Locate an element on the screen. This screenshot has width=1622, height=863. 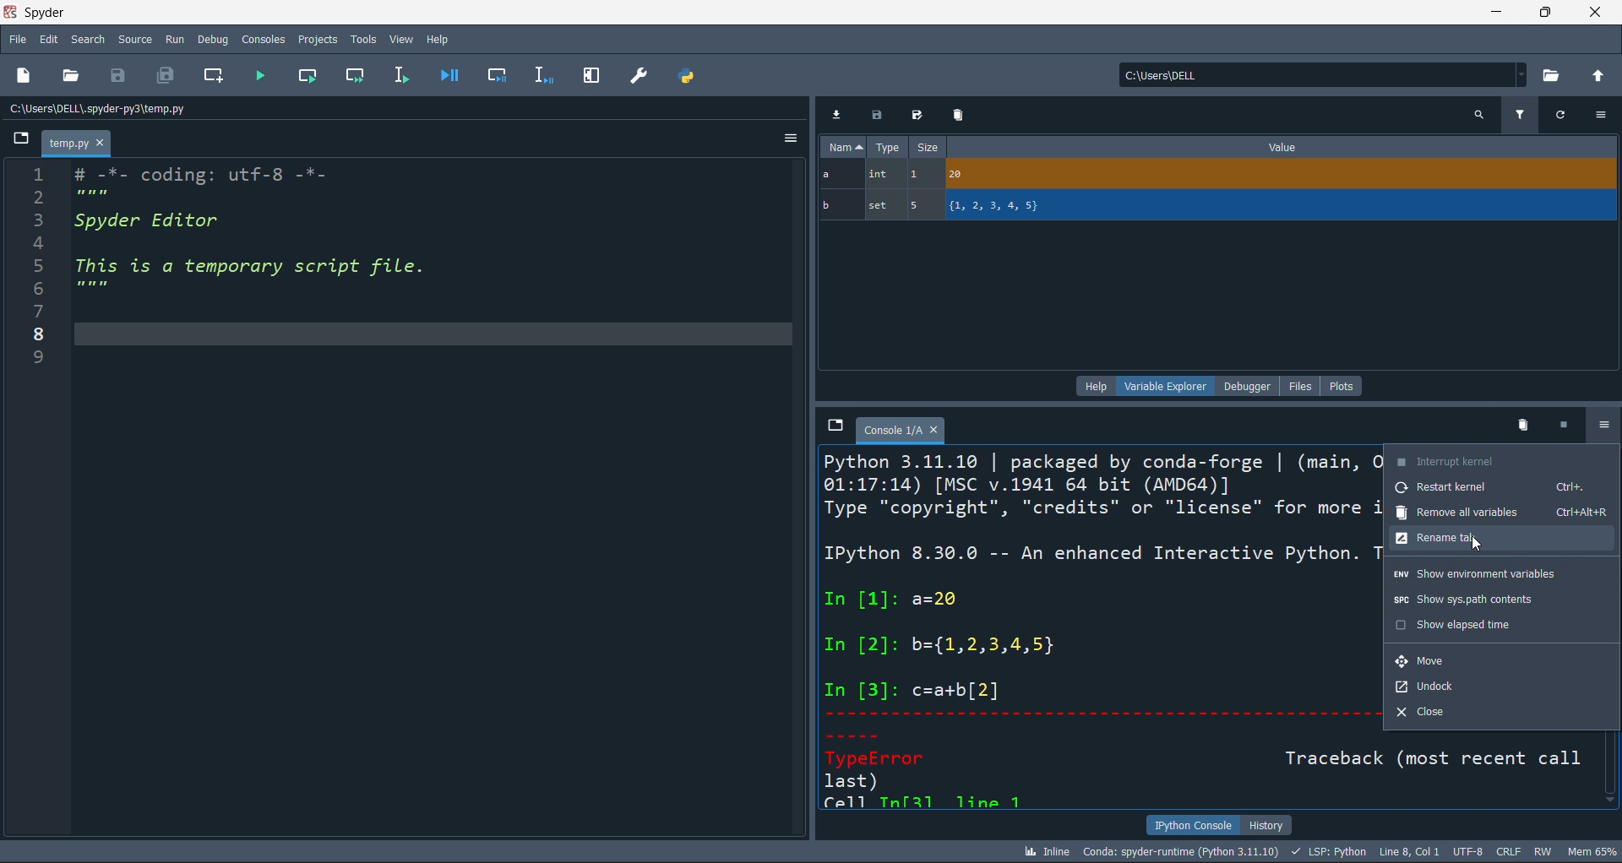
debug file is located at coordinates (449, 74).